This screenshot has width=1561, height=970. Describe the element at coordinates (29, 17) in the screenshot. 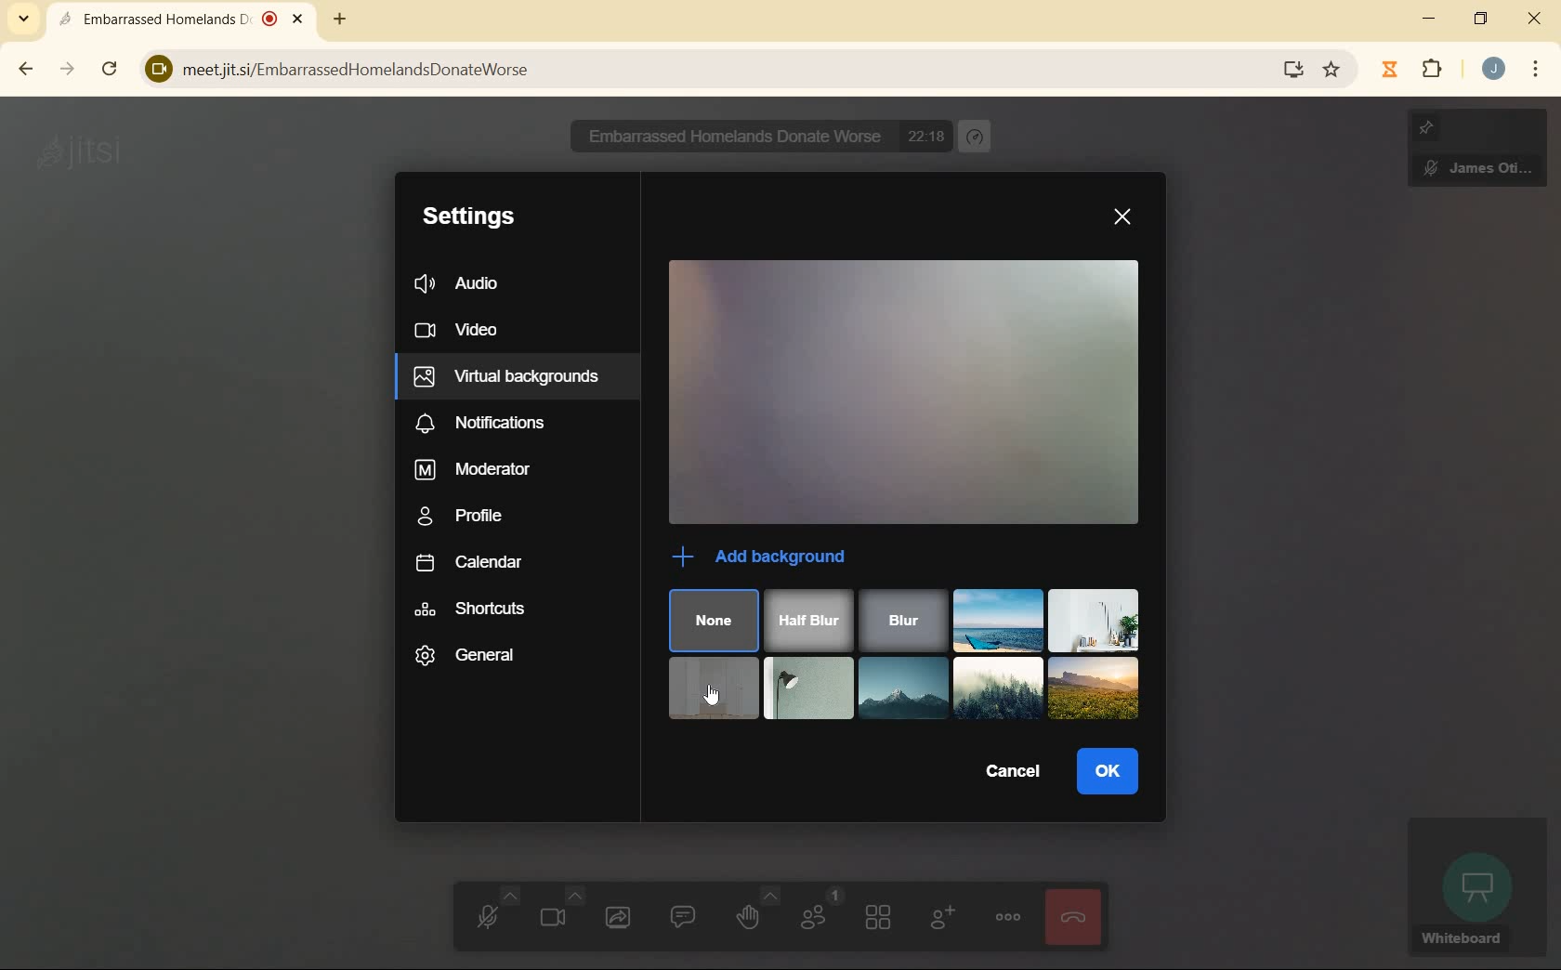

I see `search tabs` at that location.